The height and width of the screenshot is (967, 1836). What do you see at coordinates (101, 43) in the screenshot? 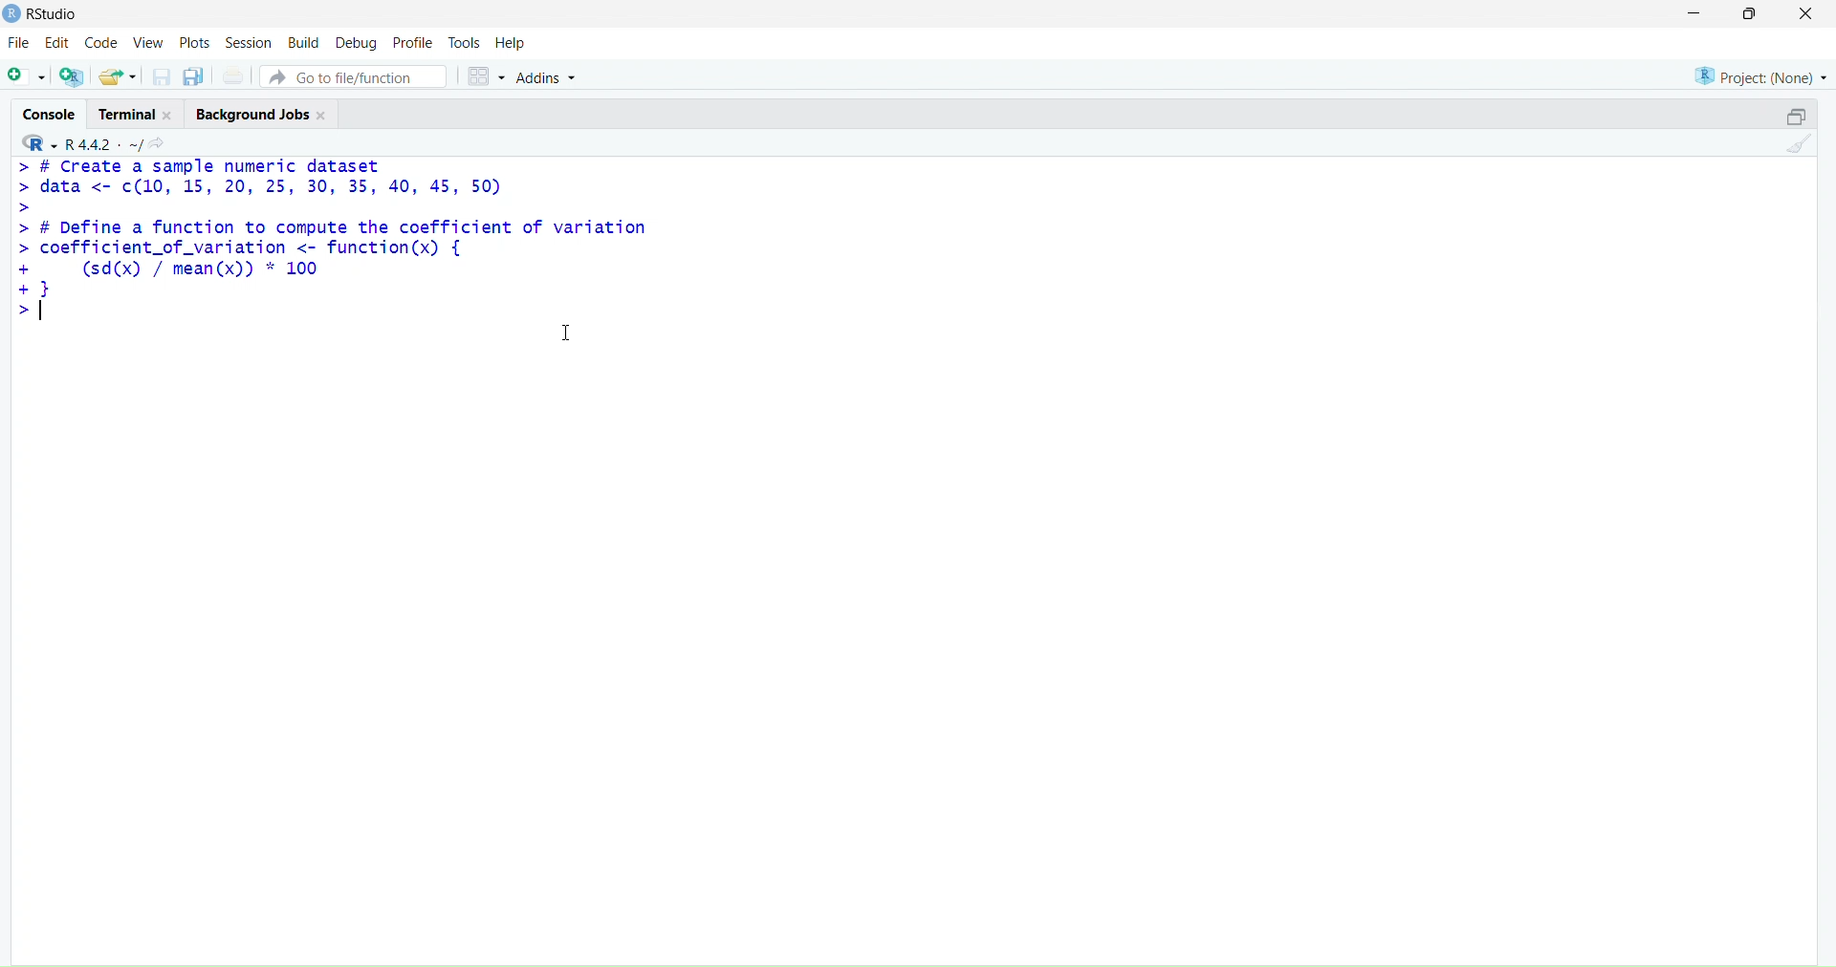
I see `code` at bounding box center [101, 43].